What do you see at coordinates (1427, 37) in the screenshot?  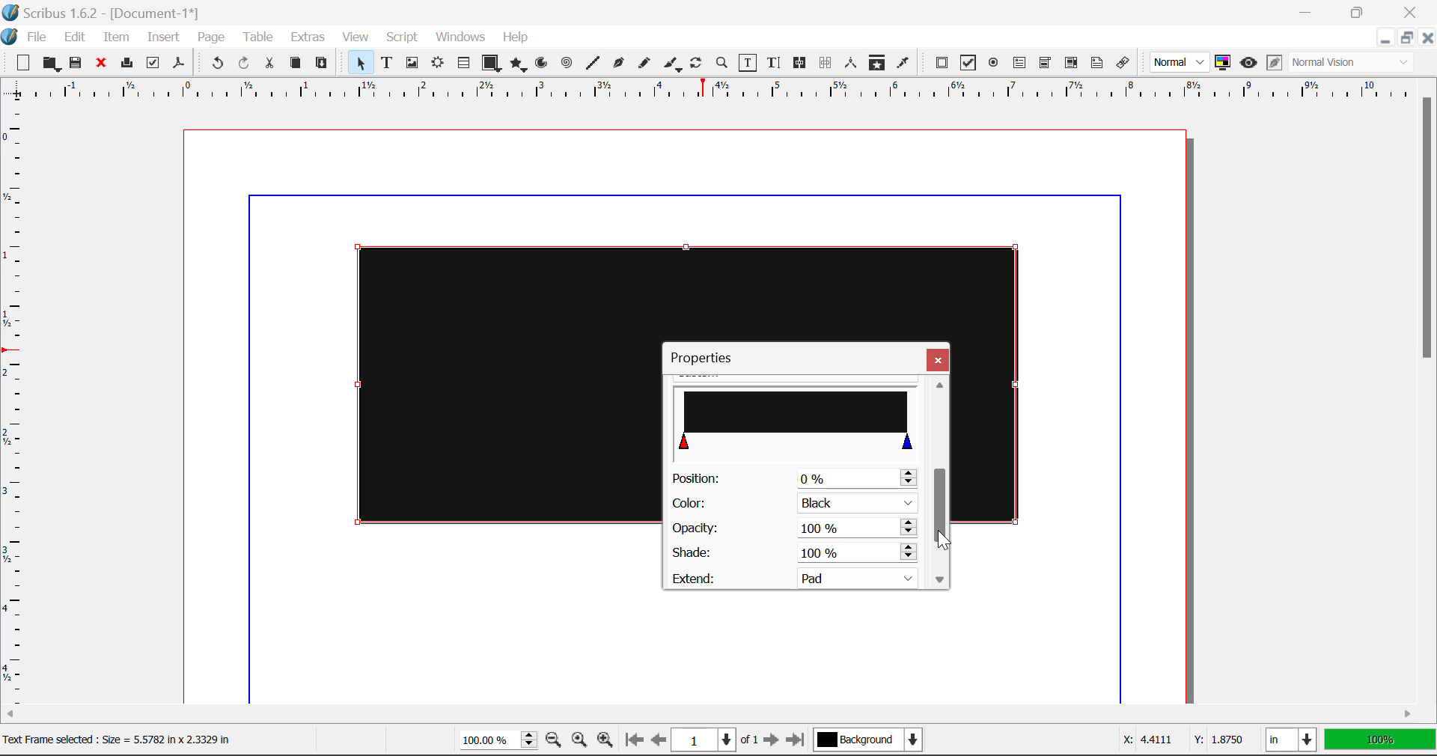 I see `Close` at bounding box center [1427, 37].